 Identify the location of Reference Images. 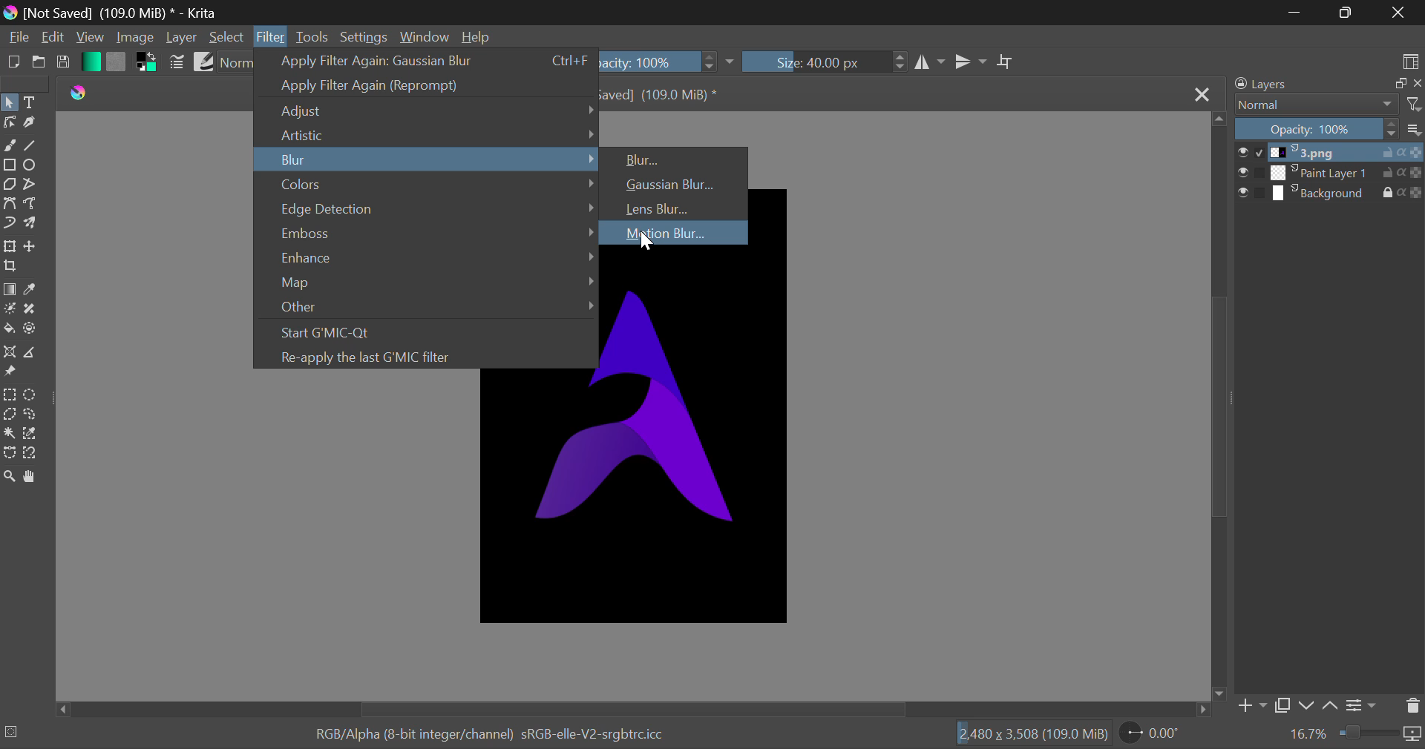
(10, 374).